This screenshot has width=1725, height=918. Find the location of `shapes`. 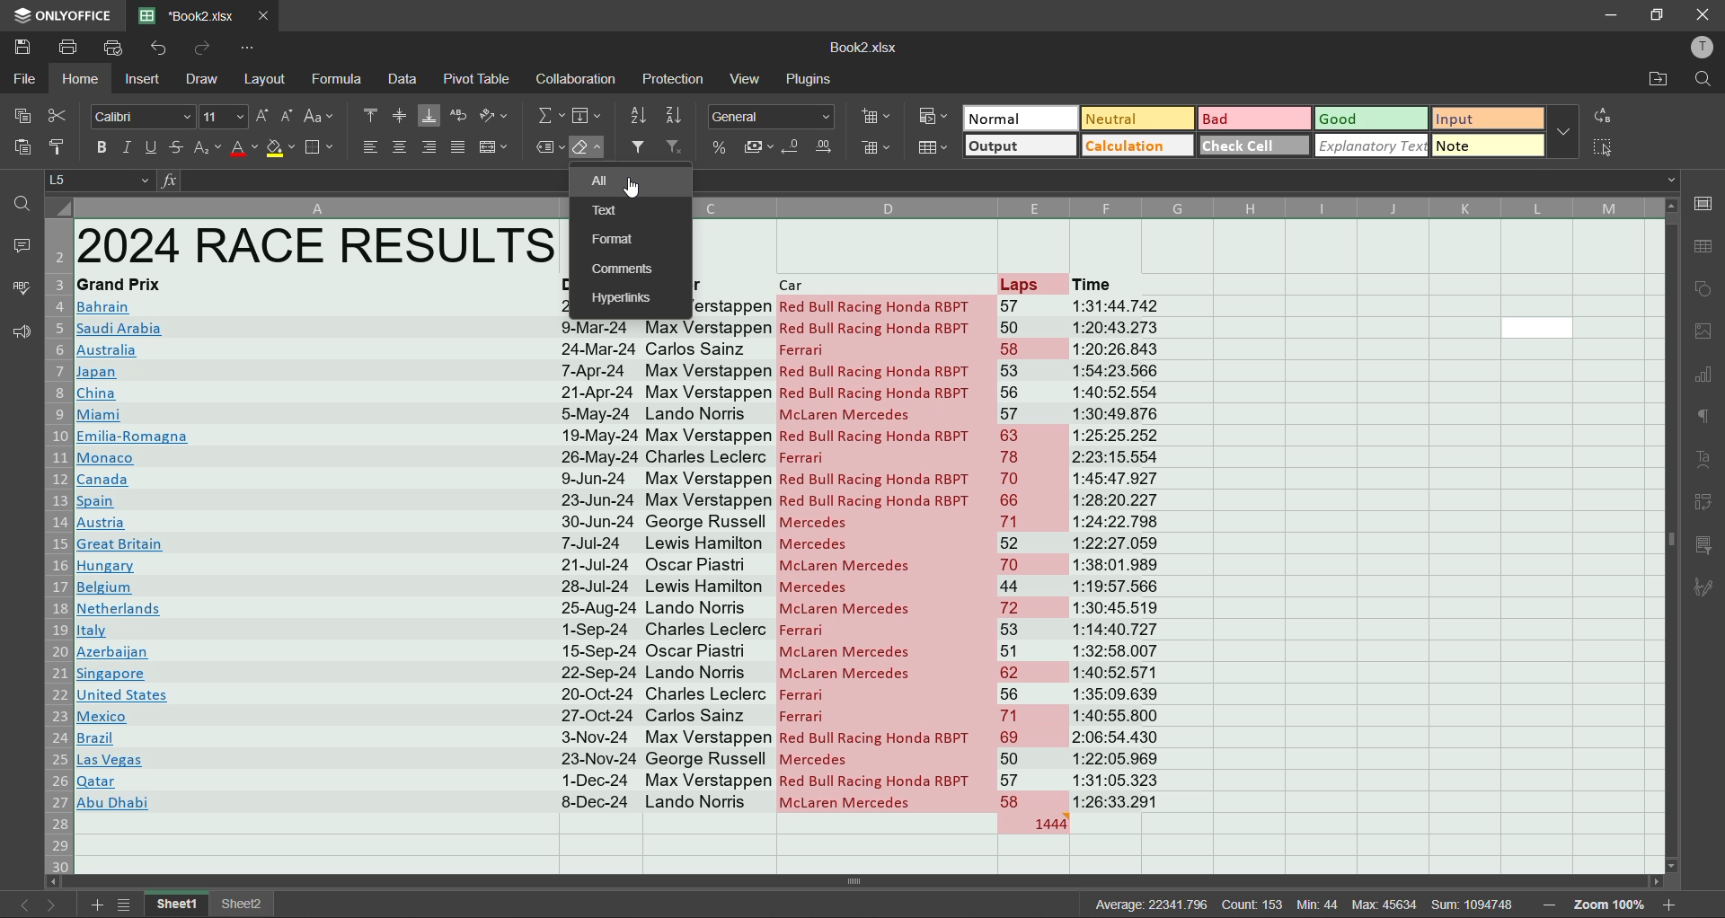

shapes is located at coordinates (1705, 292).